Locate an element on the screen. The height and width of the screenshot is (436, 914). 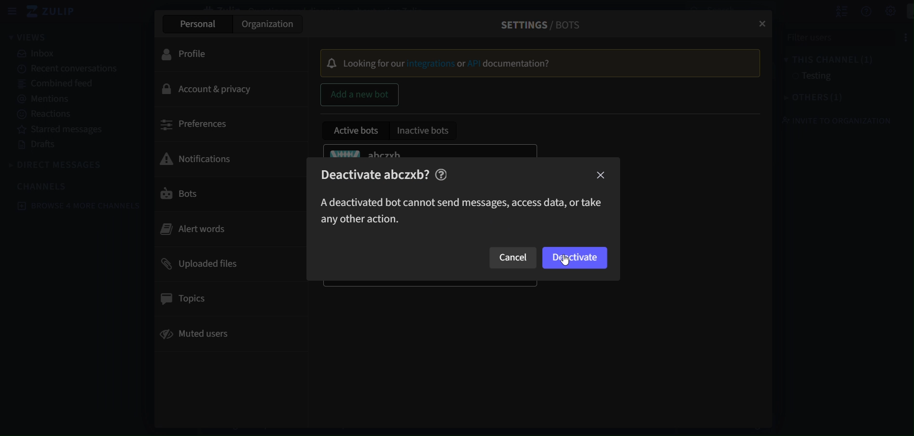
muted users is located at coordinates (201, 332).